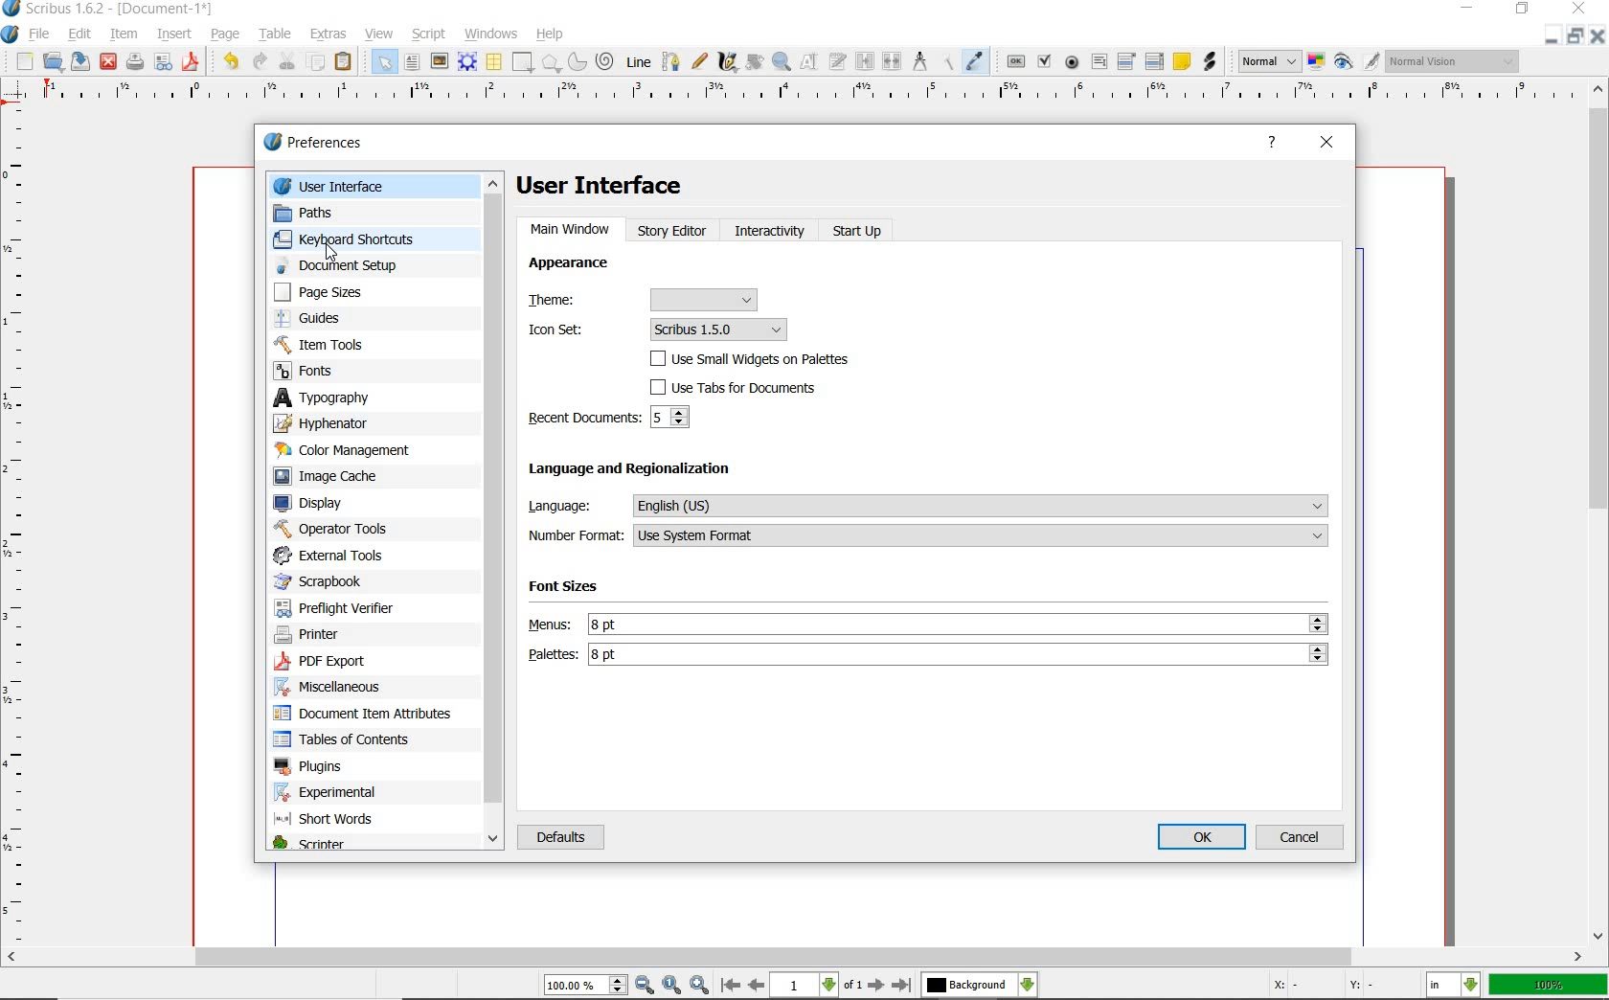  Describe the element at coordinates (163, 65) in the screenshot. I see `` at that location.